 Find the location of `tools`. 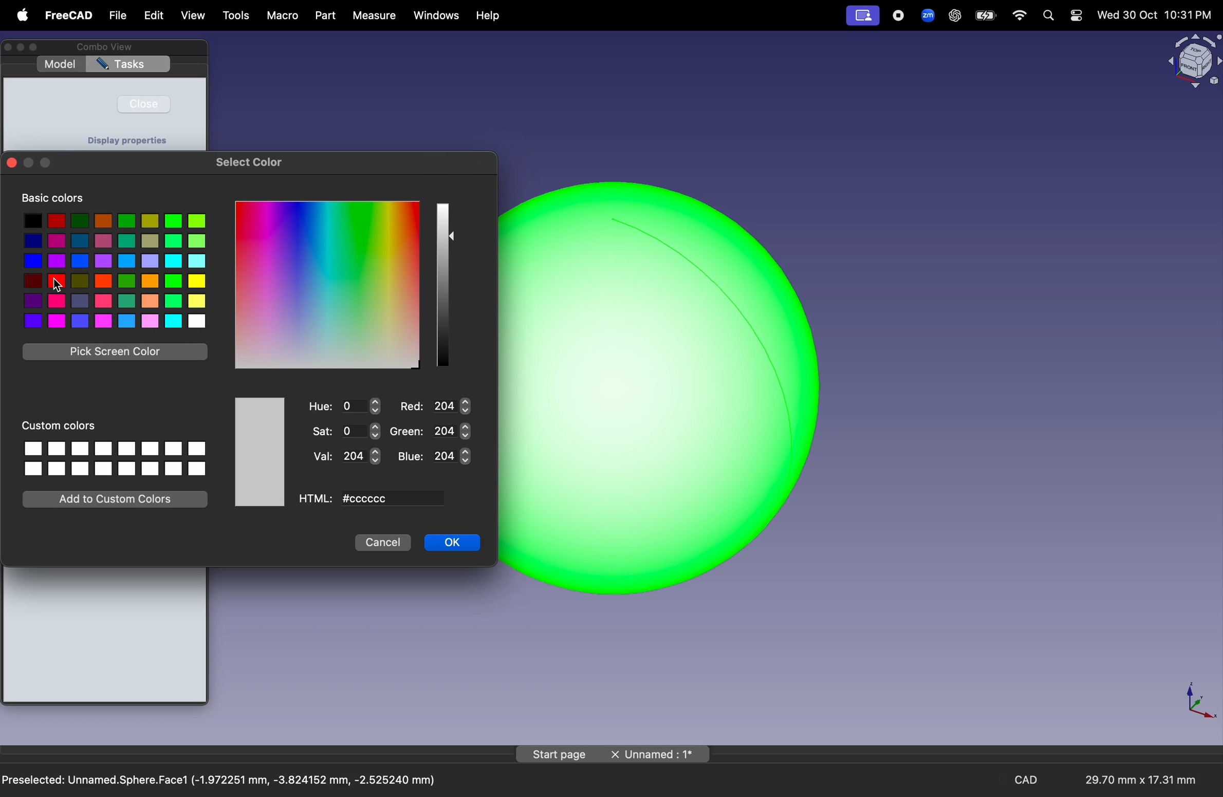

tools is located at coordinates (237, 16).